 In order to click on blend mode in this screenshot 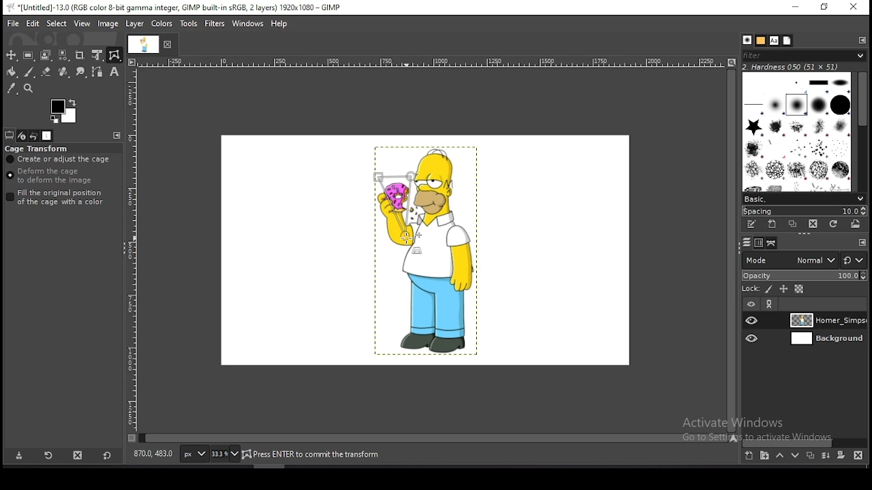, I will do `click(787, 259)`.